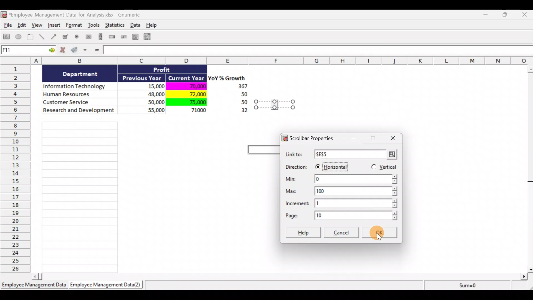  Describe the element at coordinates (341, 180) in the screenshot. I see `Minimum value` at that location.